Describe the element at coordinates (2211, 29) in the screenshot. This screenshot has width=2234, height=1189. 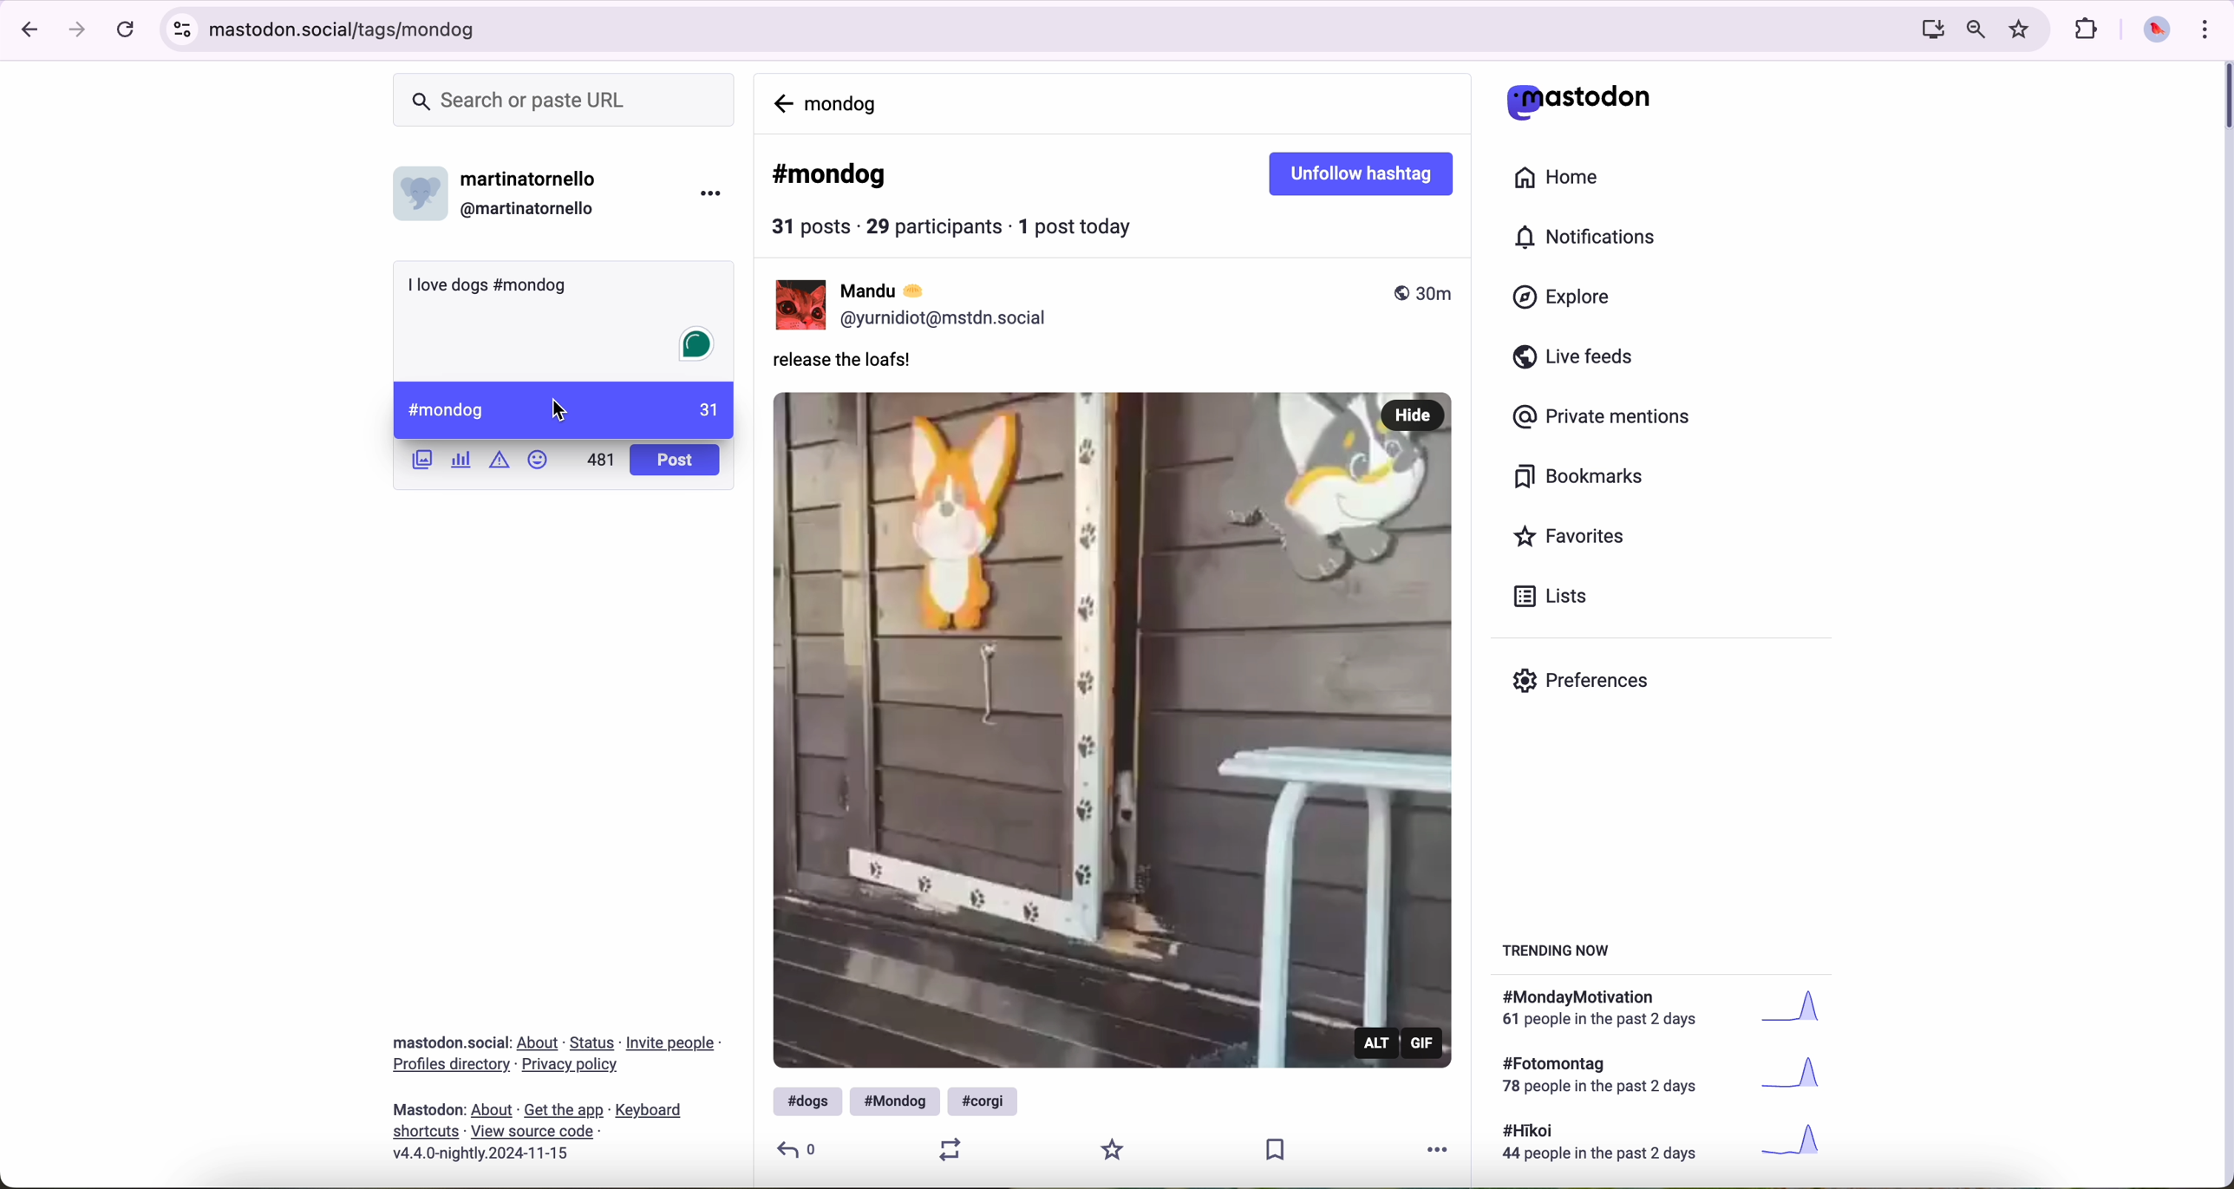
I see `customize and control Google Chrome` at that location.